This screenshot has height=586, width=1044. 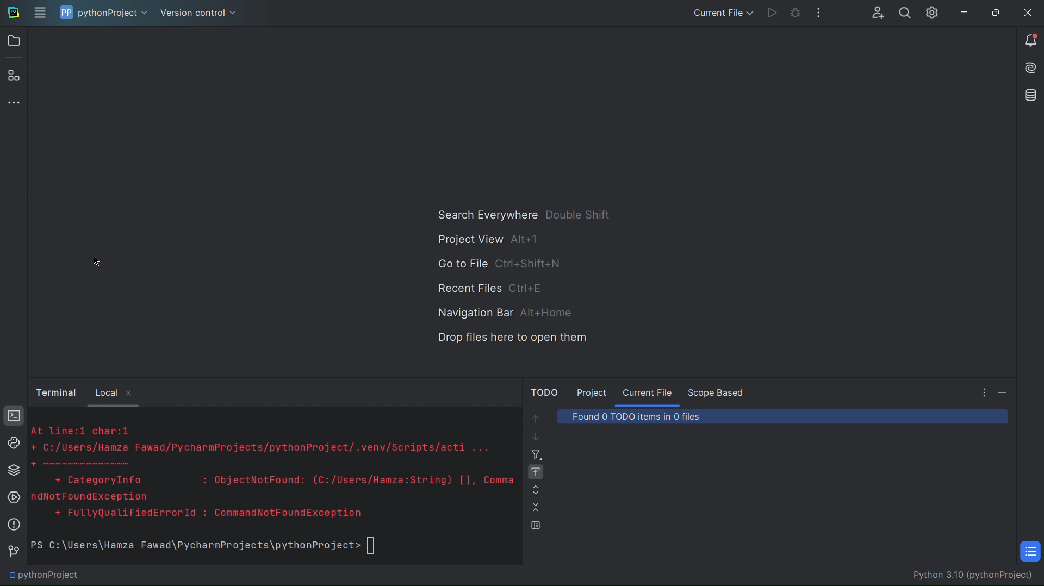 What do you see at coordinates (10, 443) in the screenshot?
I see `Python Console` at bounding box center [10, 443].